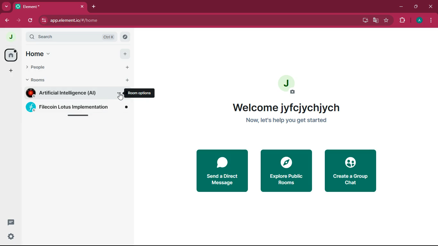  What do you see at coordinates (402, 21) in the screenshot?
I see `extensions` at bounding box center [402, 21].